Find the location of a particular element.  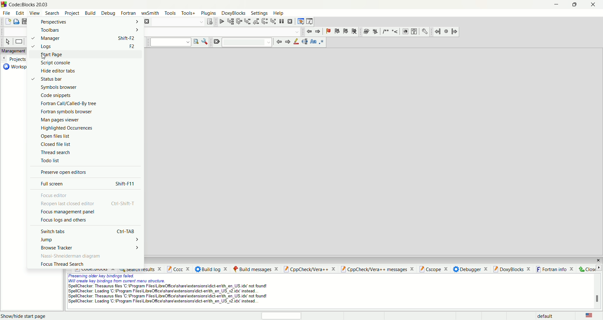

step into instruction is located at coordinates (273, 21).